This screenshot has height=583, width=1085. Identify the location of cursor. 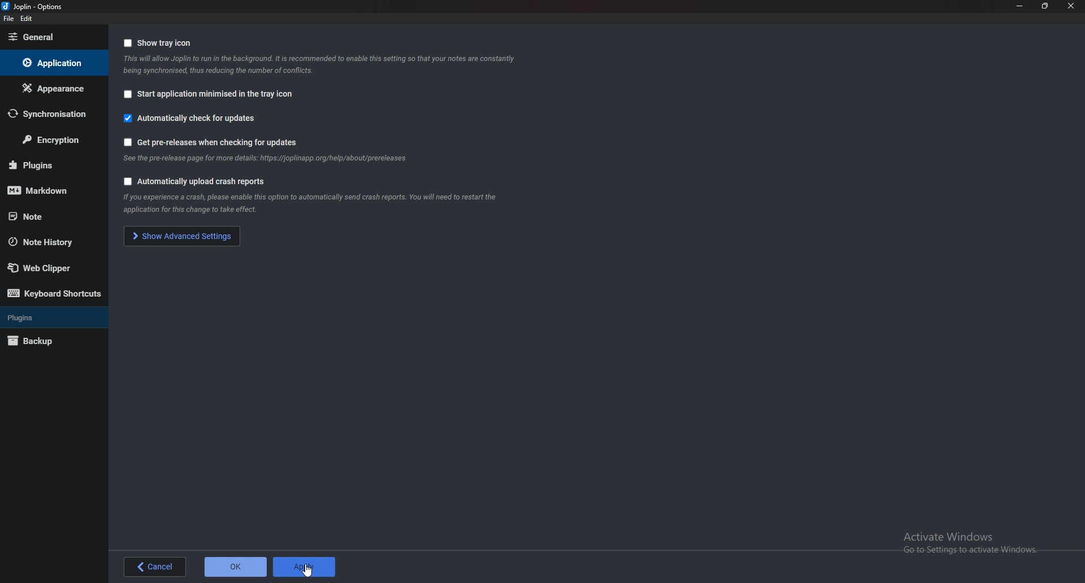
(307, 570).